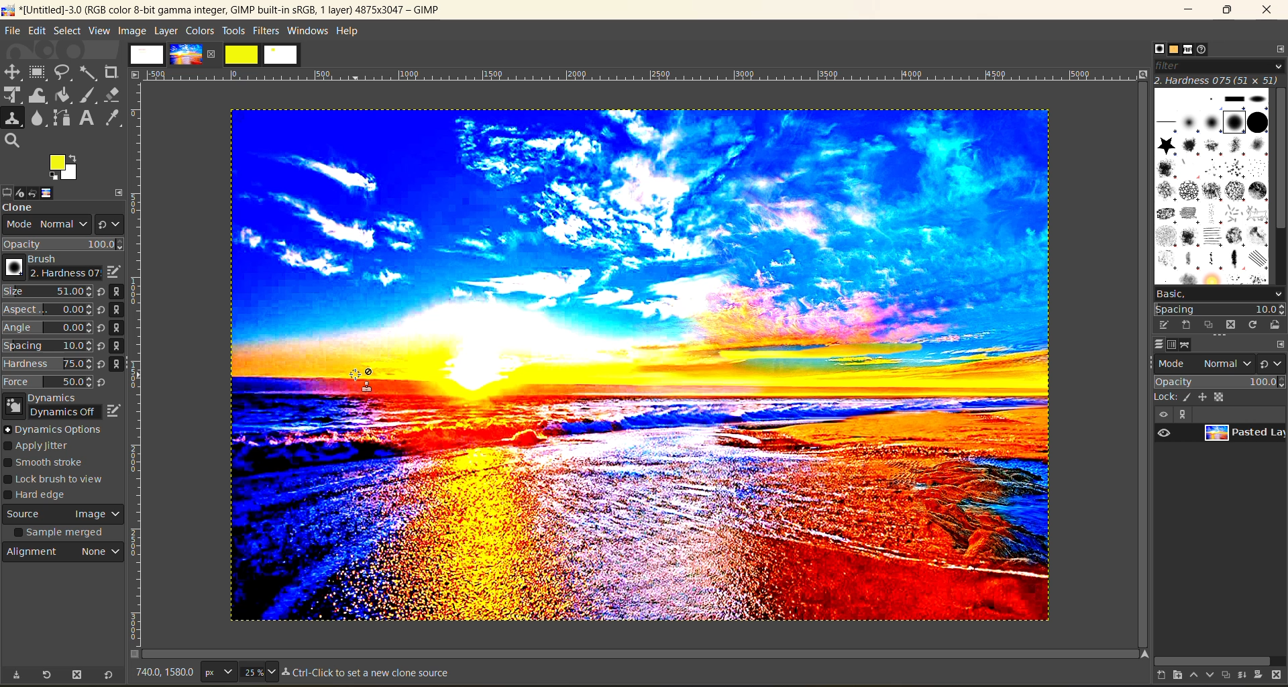 The height and width of the screenshot is (687, 1288). What do you see at coordinates (1280, 676) in the screenshot?
I see `delete this layer` at bounding box center [1280, 676].